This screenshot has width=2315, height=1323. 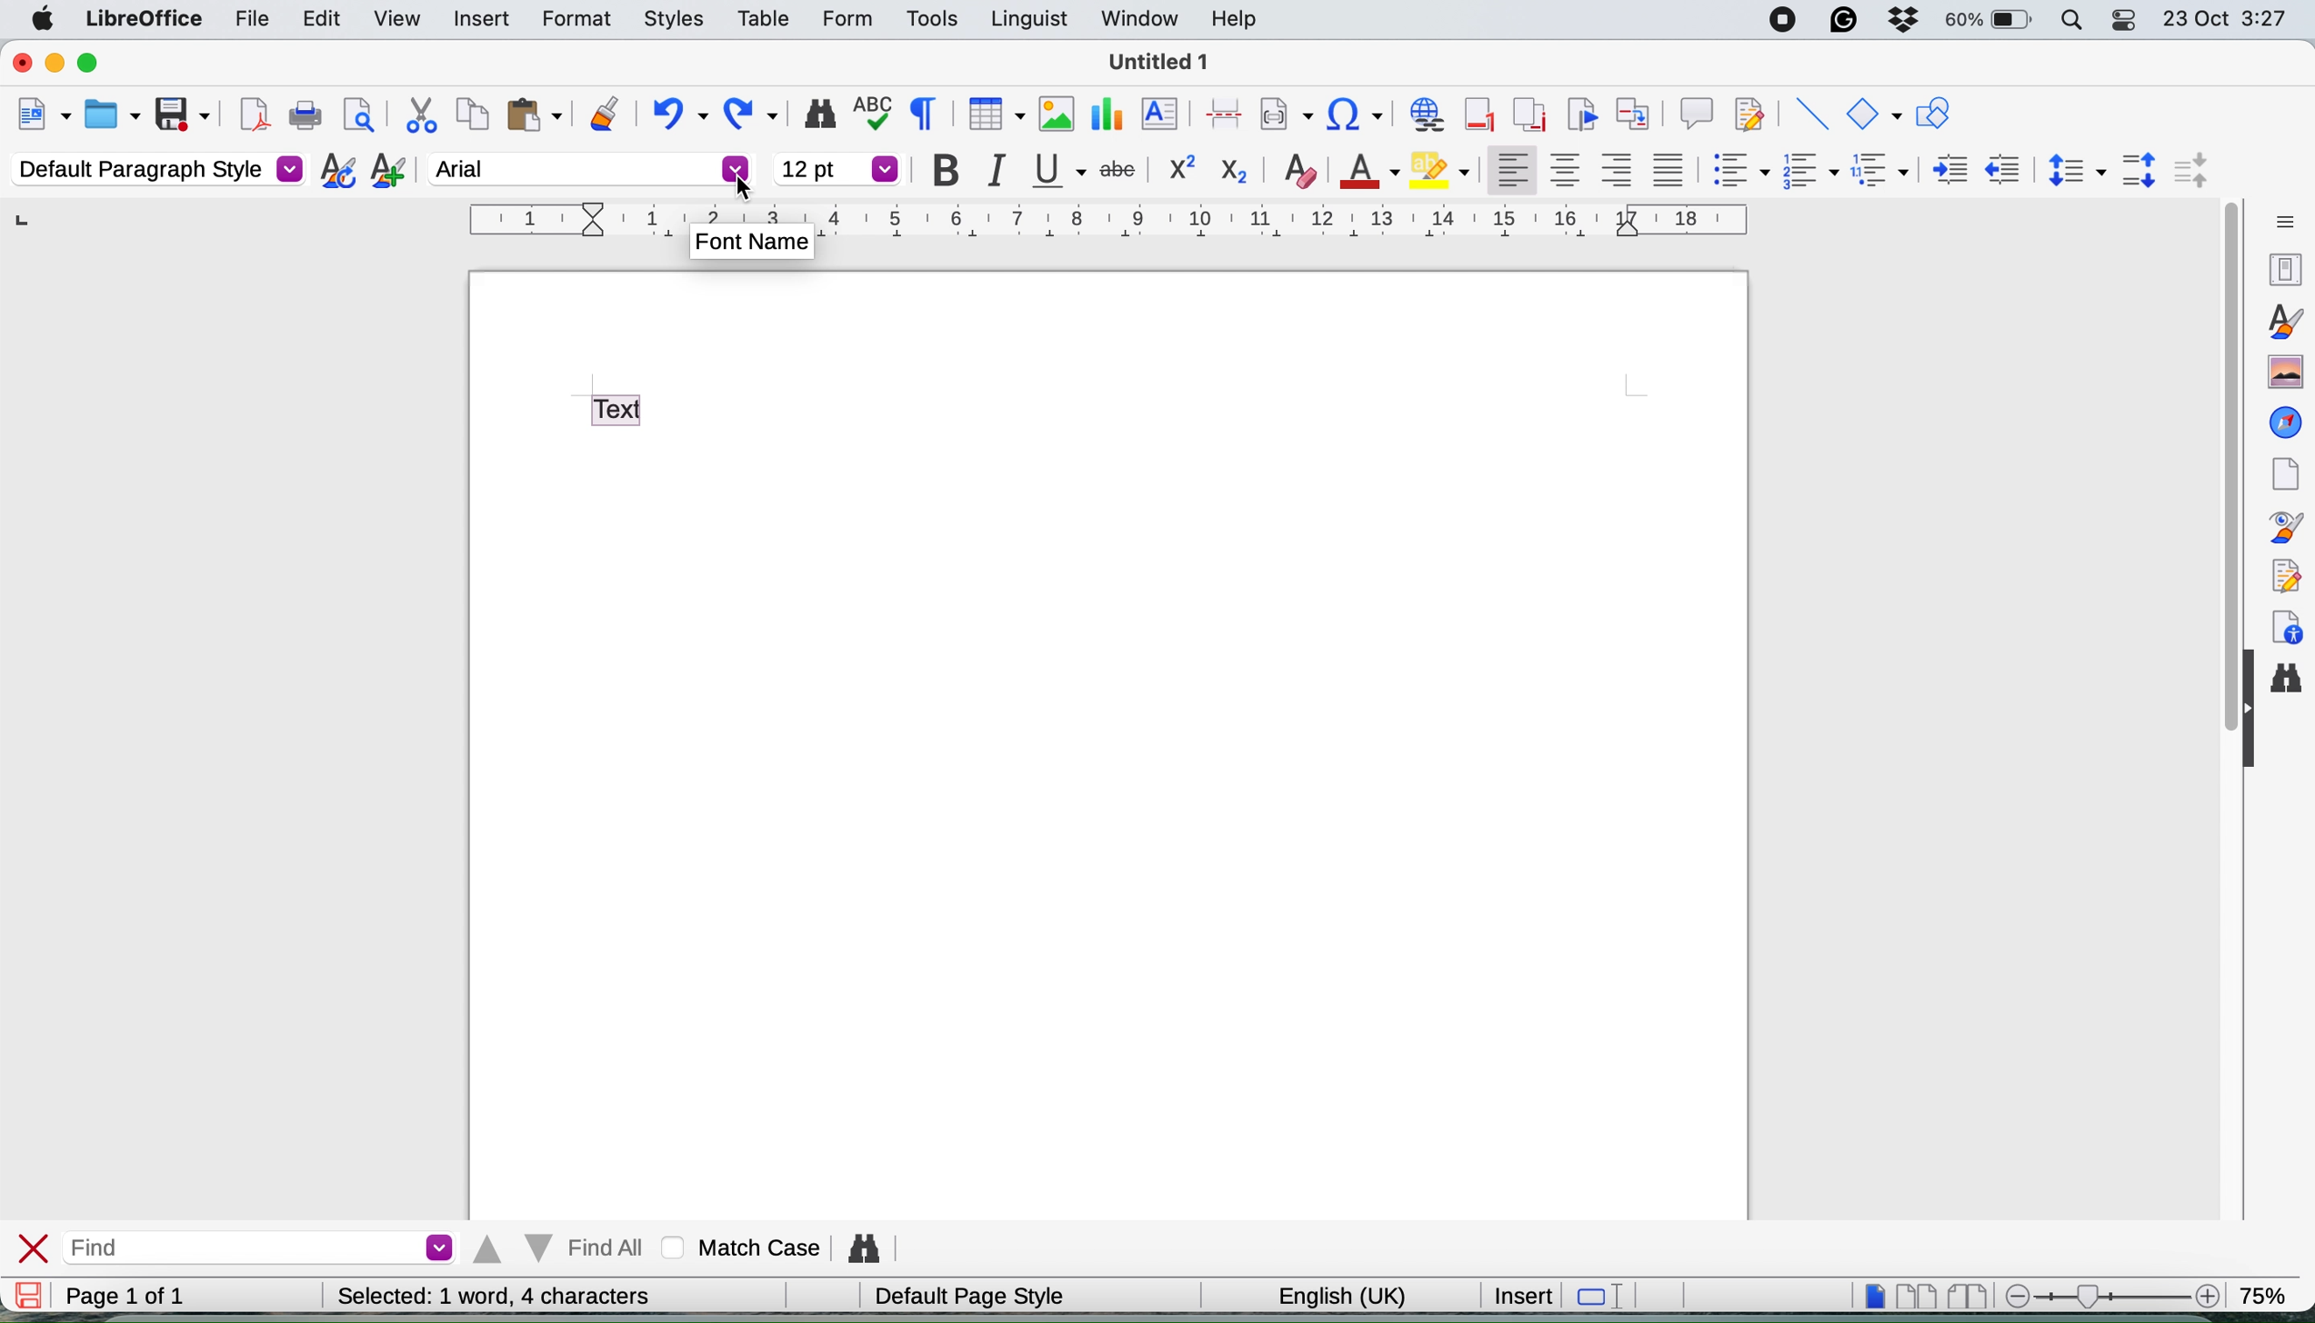 What do you see at coordinates (2290, 527) in the screenshot?
I see `style inspector` at bounding box center [2290, 527].